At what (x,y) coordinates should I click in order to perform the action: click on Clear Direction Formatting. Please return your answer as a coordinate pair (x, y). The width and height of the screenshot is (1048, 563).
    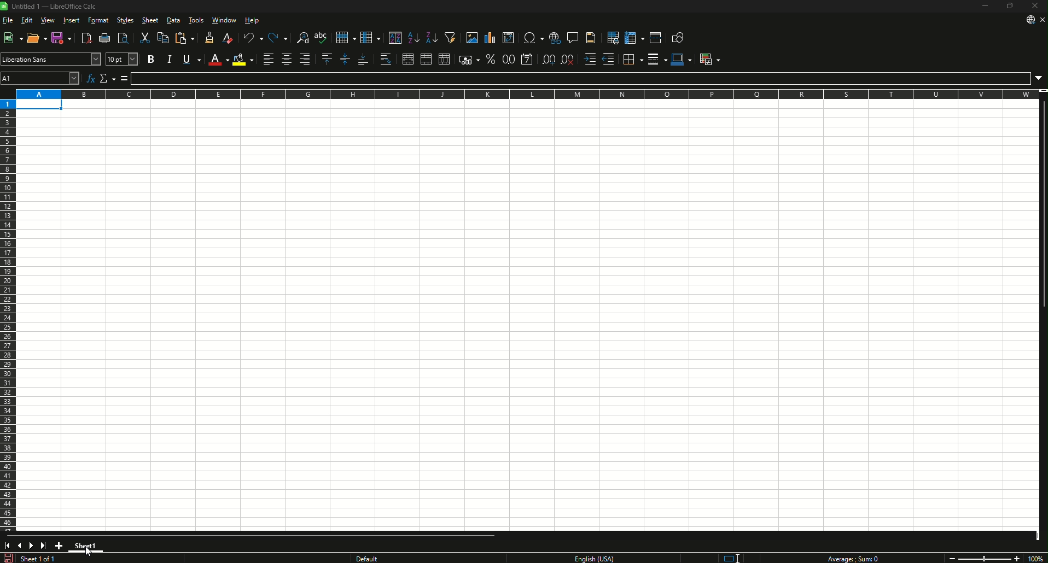
    Looking at the image, I should click on (228, 38).